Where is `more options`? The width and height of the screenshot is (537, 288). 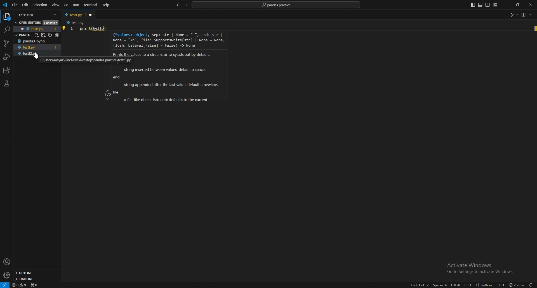
more options is located at coordinates (532, 15).